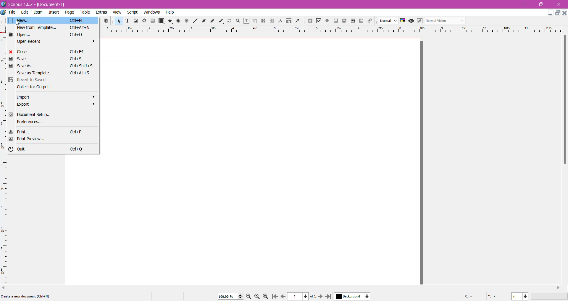  What do you see at coordinates (402, 21) in the screenshot?
I see `icon` at bounding box center [402, 21].